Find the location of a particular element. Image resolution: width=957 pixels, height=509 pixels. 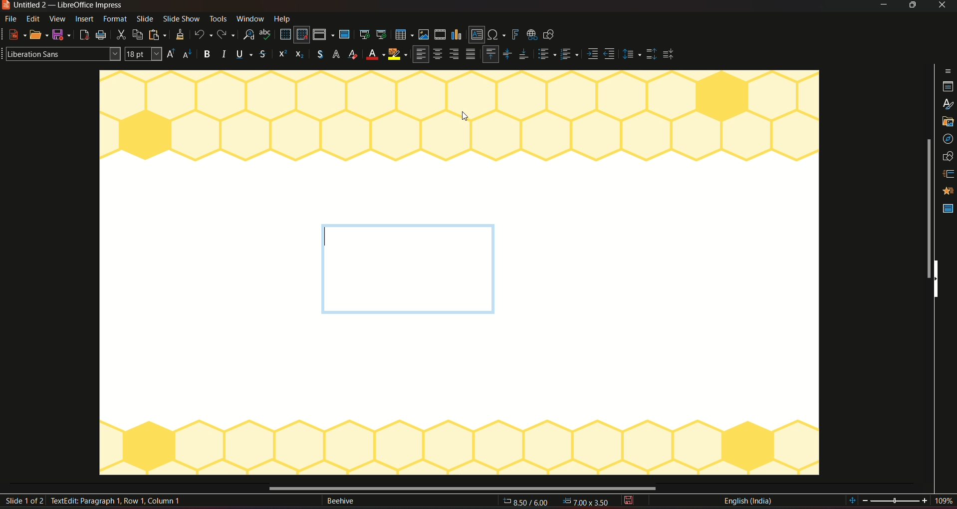

view is located at coordinates (58, 19).